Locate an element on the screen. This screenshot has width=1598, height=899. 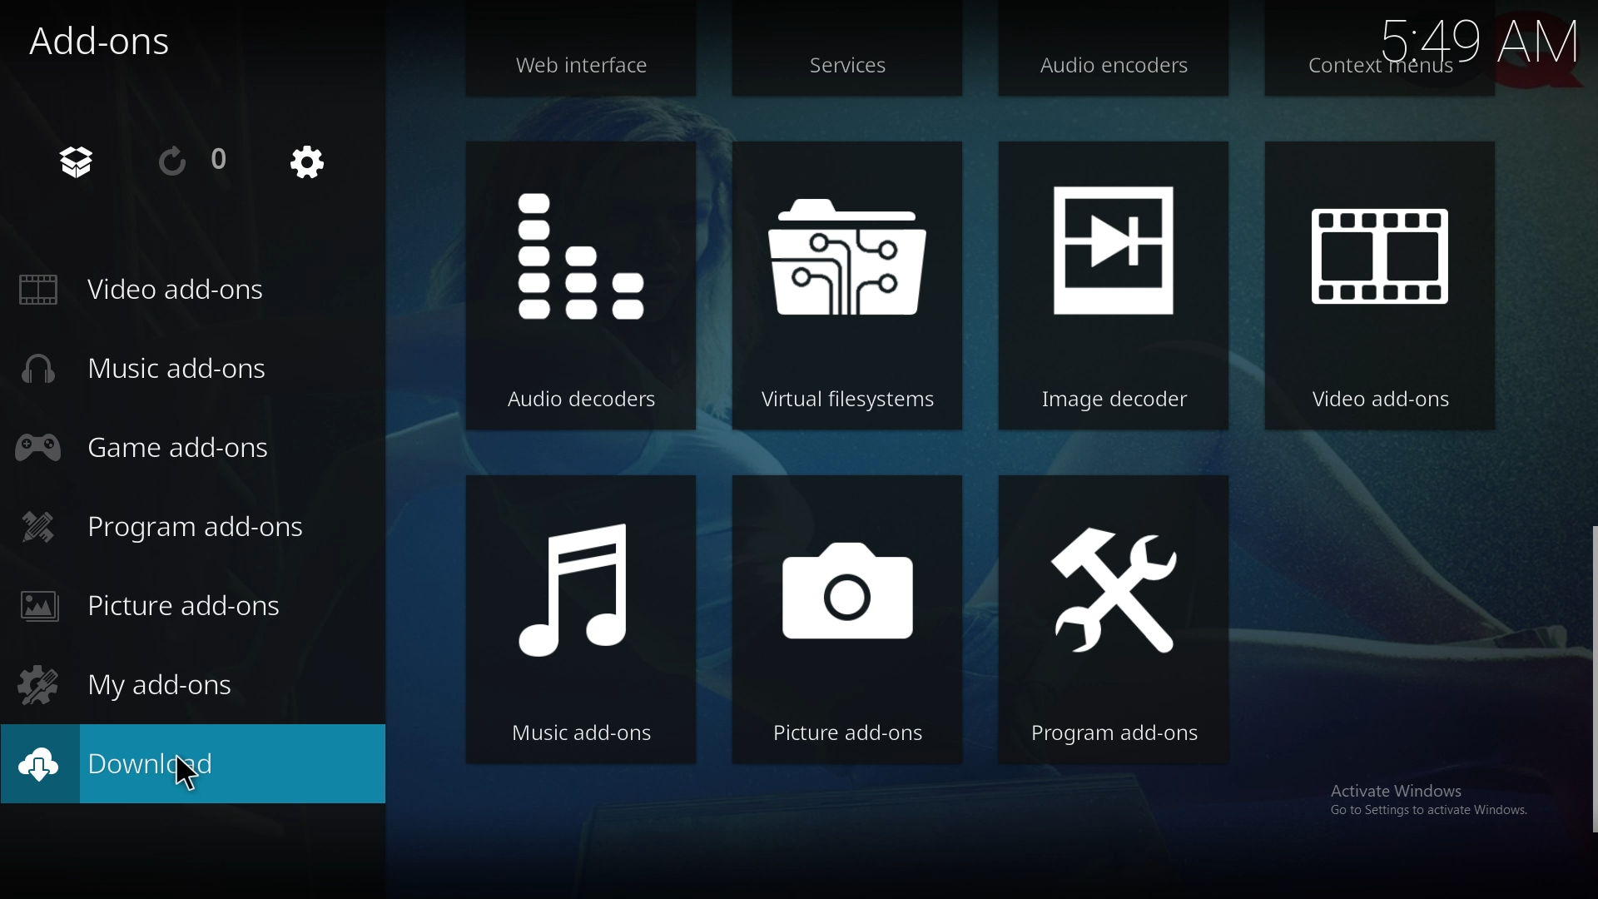
services is located at coordinates (846, 45).